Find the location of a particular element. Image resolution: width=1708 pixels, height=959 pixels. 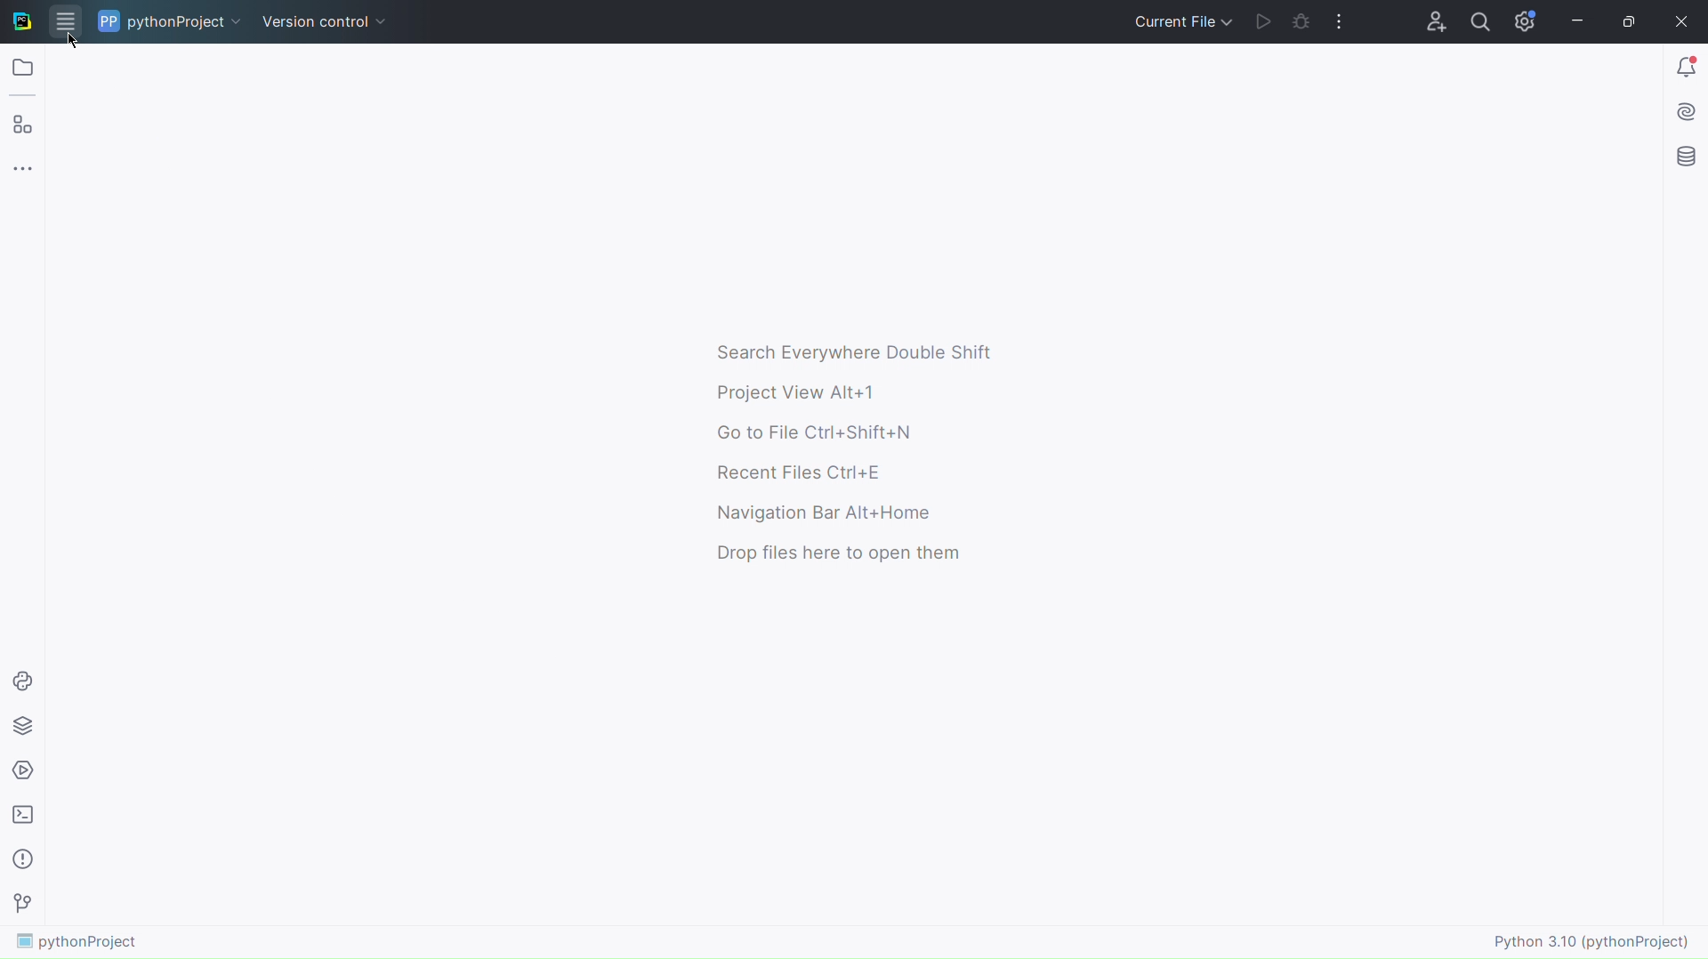

Version Control is located at coordinates (326, 25).